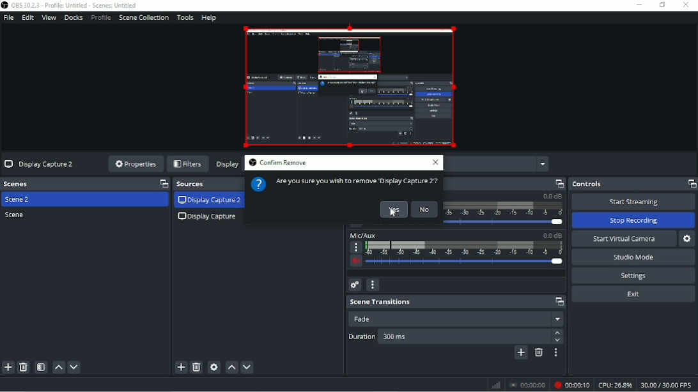  What do you see at coordinates (455, 336) in the screenshot?
I see `Duration` at bounding box center [455, 336].